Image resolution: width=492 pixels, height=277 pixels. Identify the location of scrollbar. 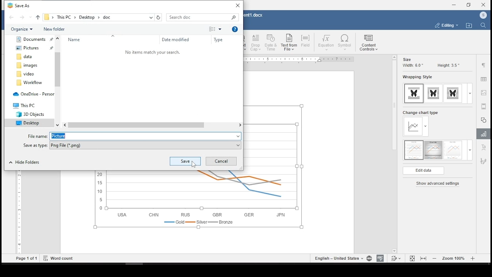
(18, 212).